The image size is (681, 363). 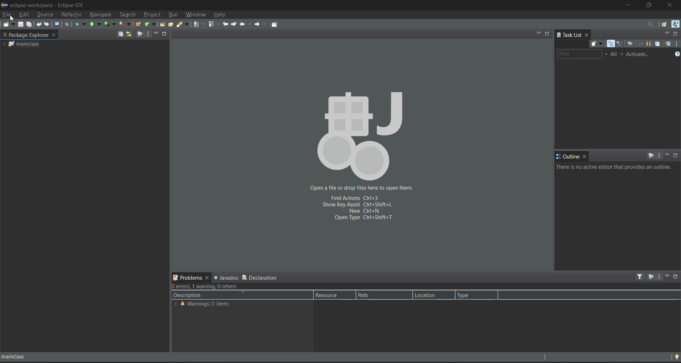 What do you see at coordinates (585, 156) in the screenshot?
I see `close` at bounding box center [585, 156].